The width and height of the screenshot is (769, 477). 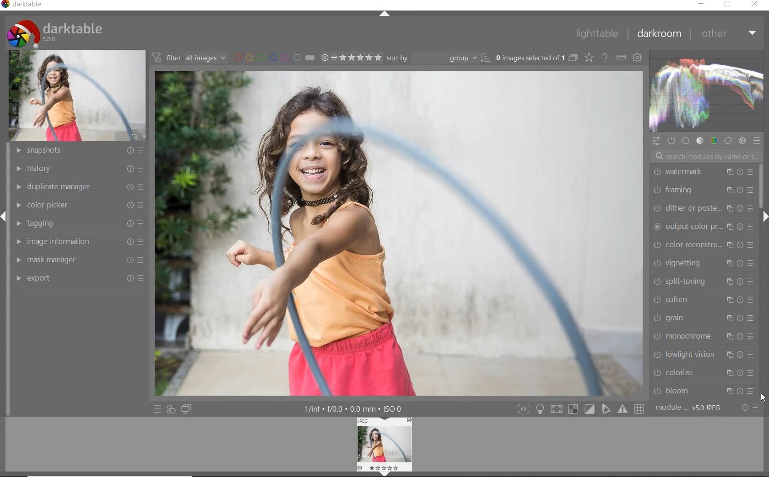 What do you see at coordinates (657, 141) in the screenshot?
I see `quick access panel` at bounding box center [657, 141].